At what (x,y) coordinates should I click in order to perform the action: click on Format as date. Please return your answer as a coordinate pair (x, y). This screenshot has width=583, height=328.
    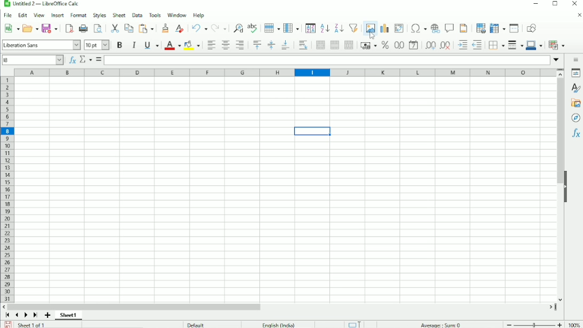
    Looking at the image, I should click on (413, 45).